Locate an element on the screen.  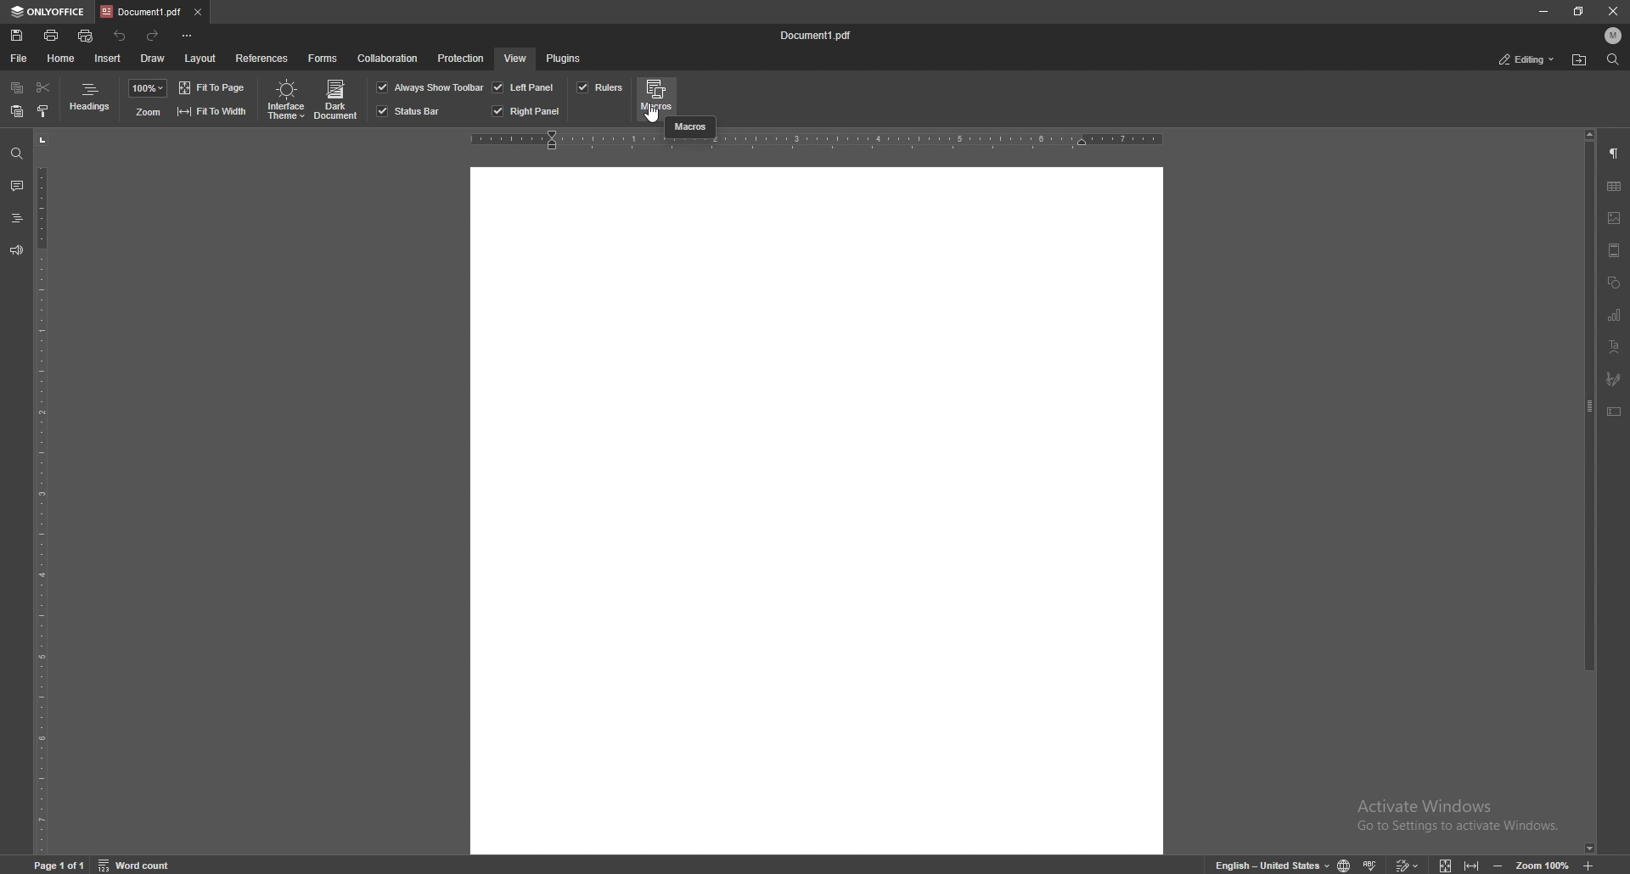
zoom is located at coordinates (147, 112).